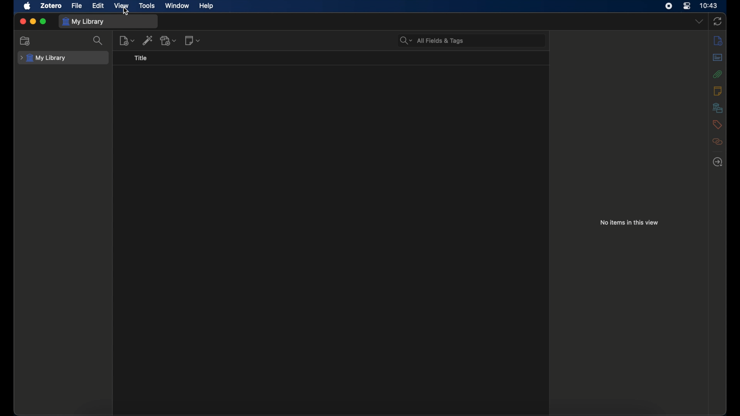 The image size is (740, 416). Describe the element at coordinates (43, 58) in the screenshot. I see `my library` at that location.